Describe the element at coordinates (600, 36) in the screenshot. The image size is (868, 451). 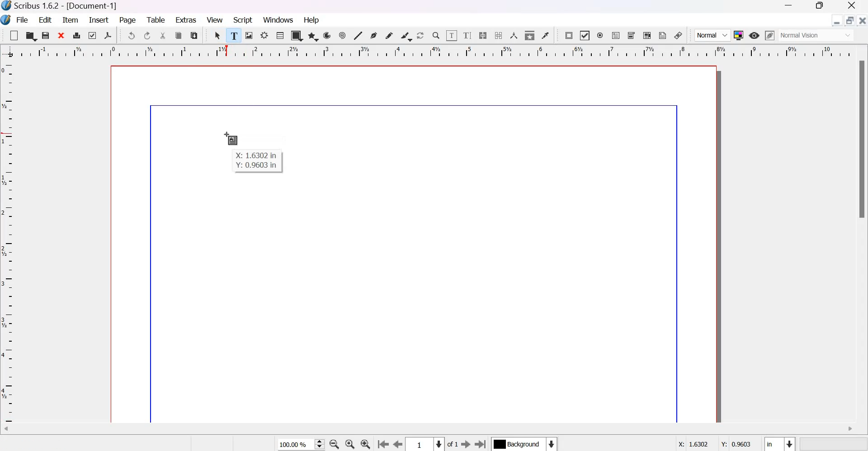
I see `PDF radio button` at that location.